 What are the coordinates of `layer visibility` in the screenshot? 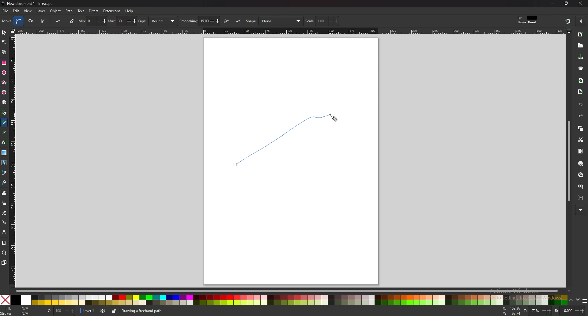 It's located at (102, 311).